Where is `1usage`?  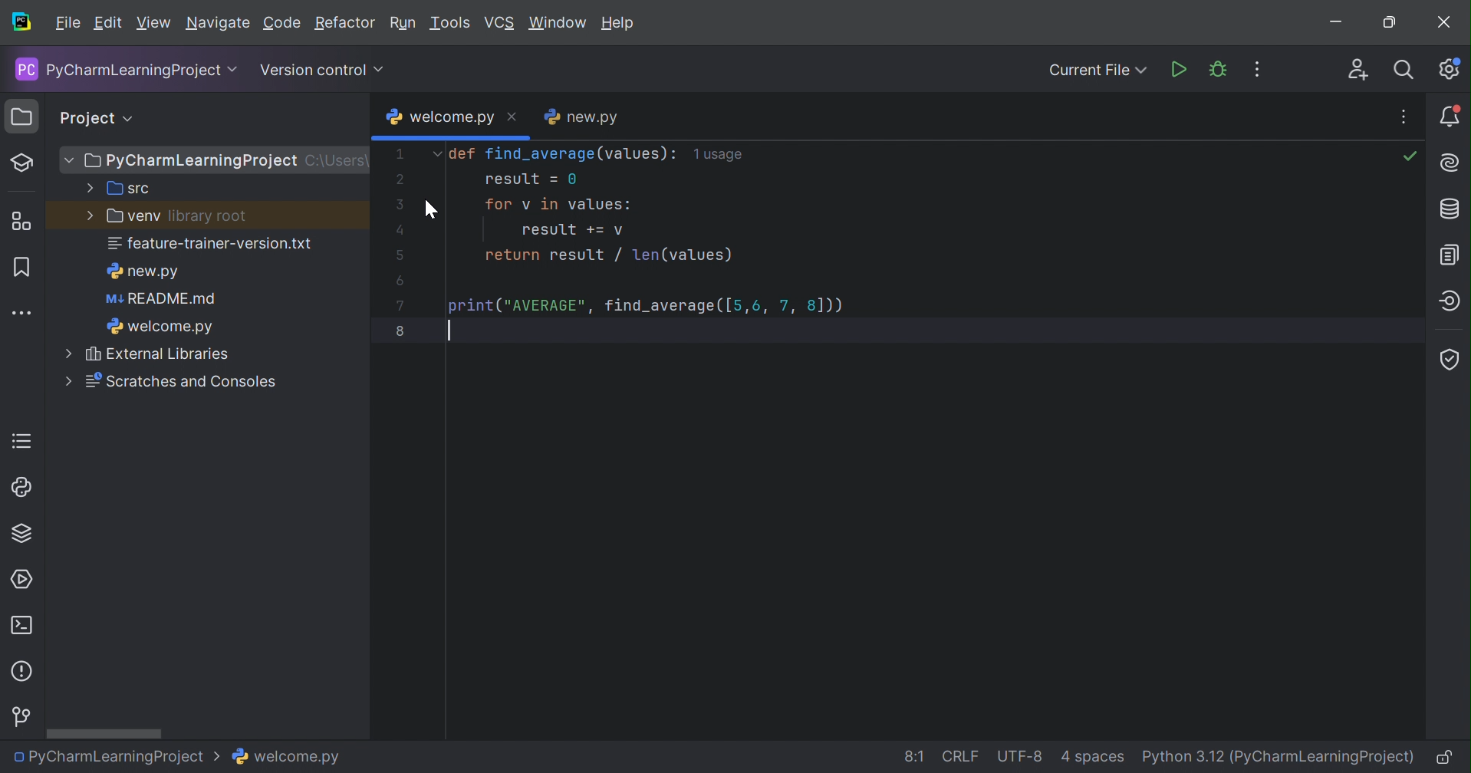 1usage is located at coordinates (722, 156).